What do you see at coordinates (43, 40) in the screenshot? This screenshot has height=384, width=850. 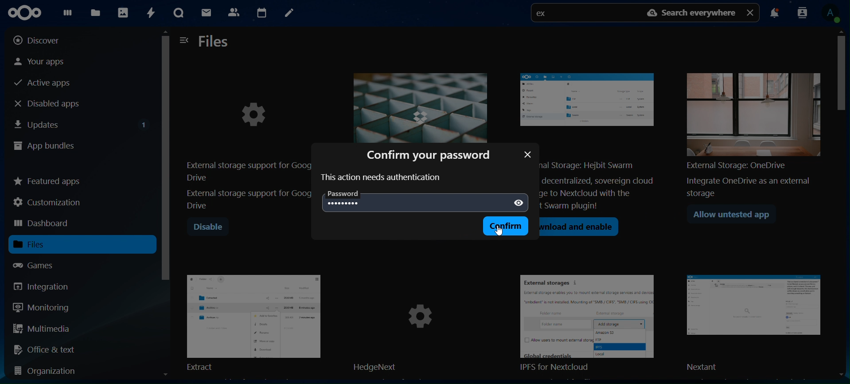 I see `discover` at bounding box center [43, 40].